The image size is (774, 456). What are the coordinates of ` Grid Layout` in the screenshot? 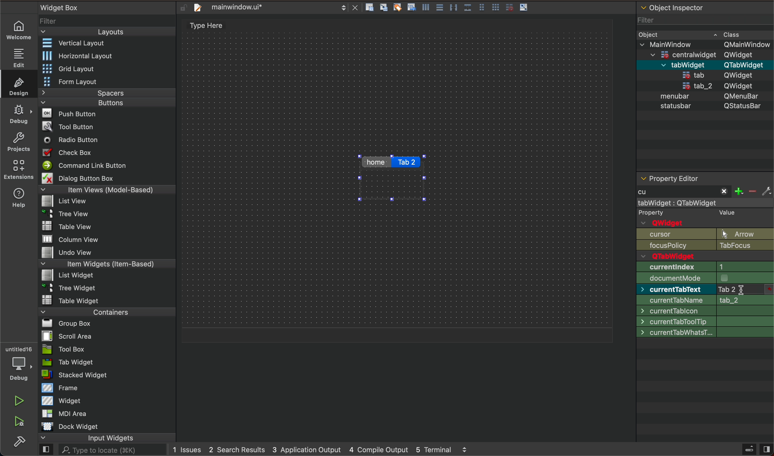 It's located at (65, 69).